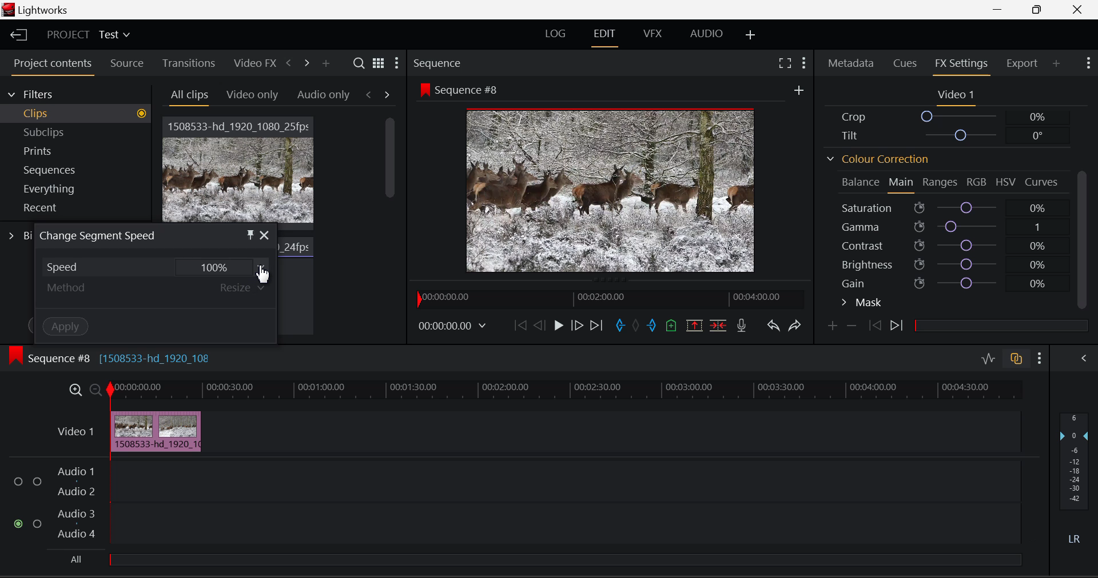 The height and width of the screenshot is (578, 1098). What do you see at coordinates (852, 327) in the screenshot?
I see `Remove keyframe` at bounding box center [852, 327].